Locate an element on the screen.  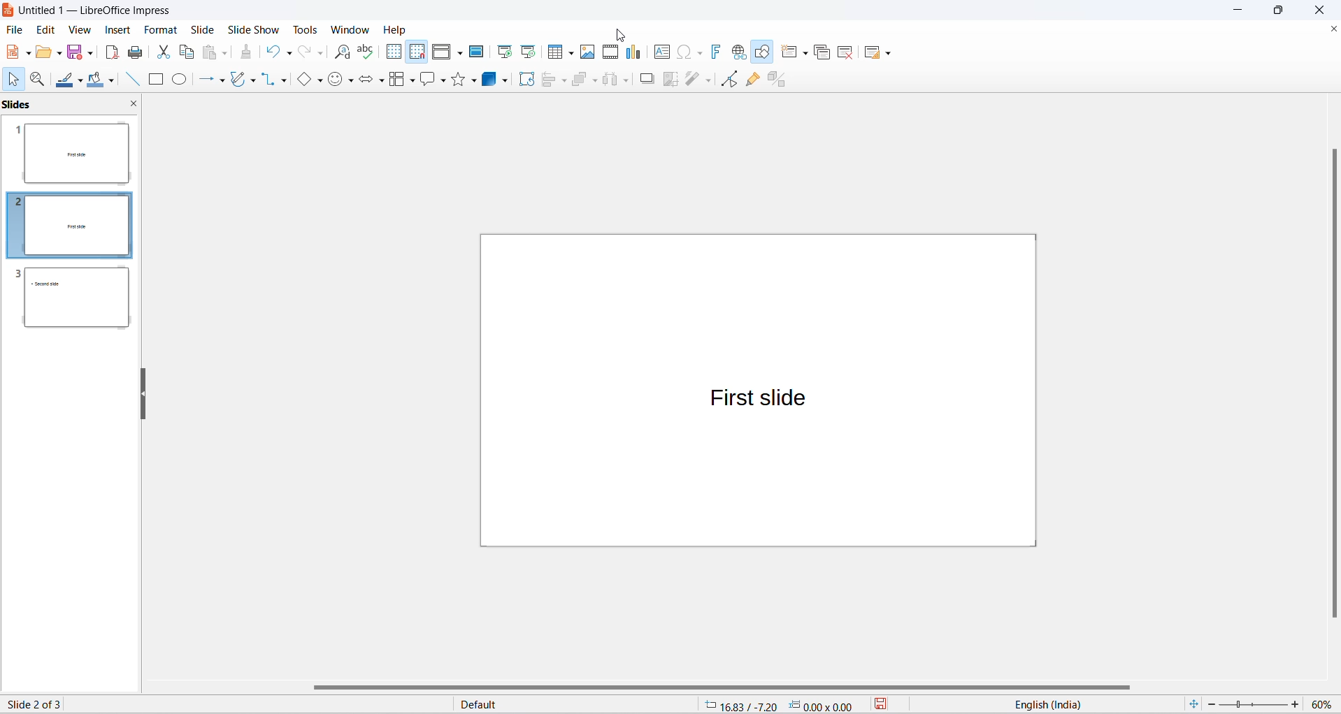
insert special characters is located at coordinates (689, 52).